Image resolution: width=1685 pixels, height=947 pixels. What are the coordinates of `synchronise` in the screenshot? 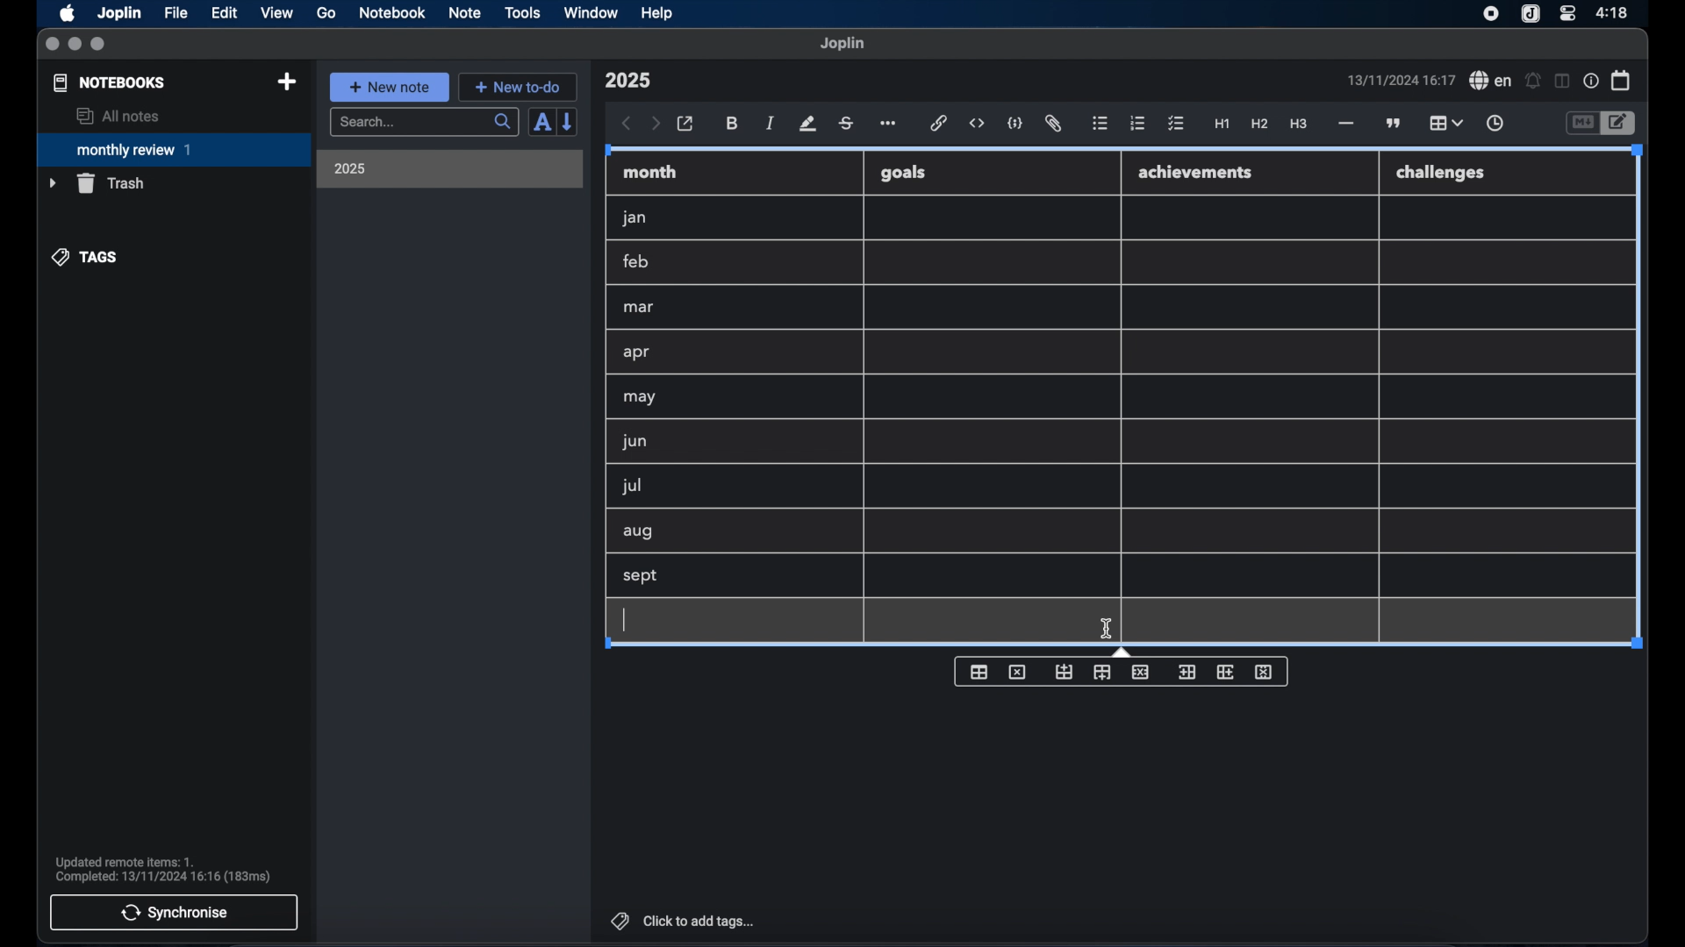 It's located at (174, 912).